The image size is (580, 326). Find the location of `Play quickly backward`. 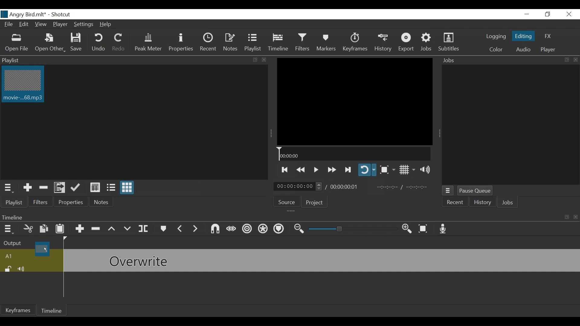

Play quickly backward is located at coordinates (300, 169).